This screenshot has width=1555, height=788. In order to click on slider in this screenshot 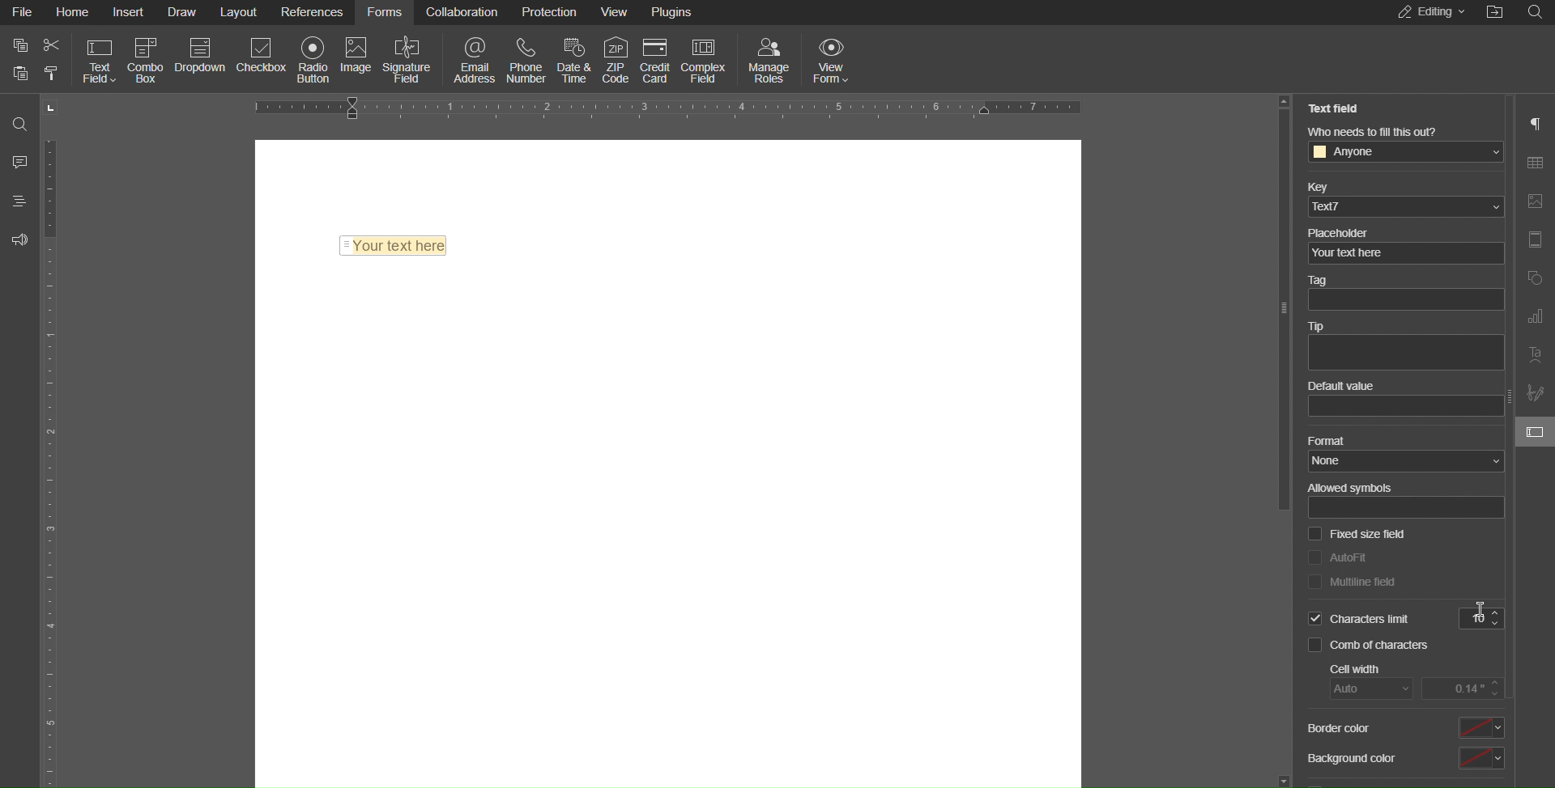, I will do `click(1282, 314)`.